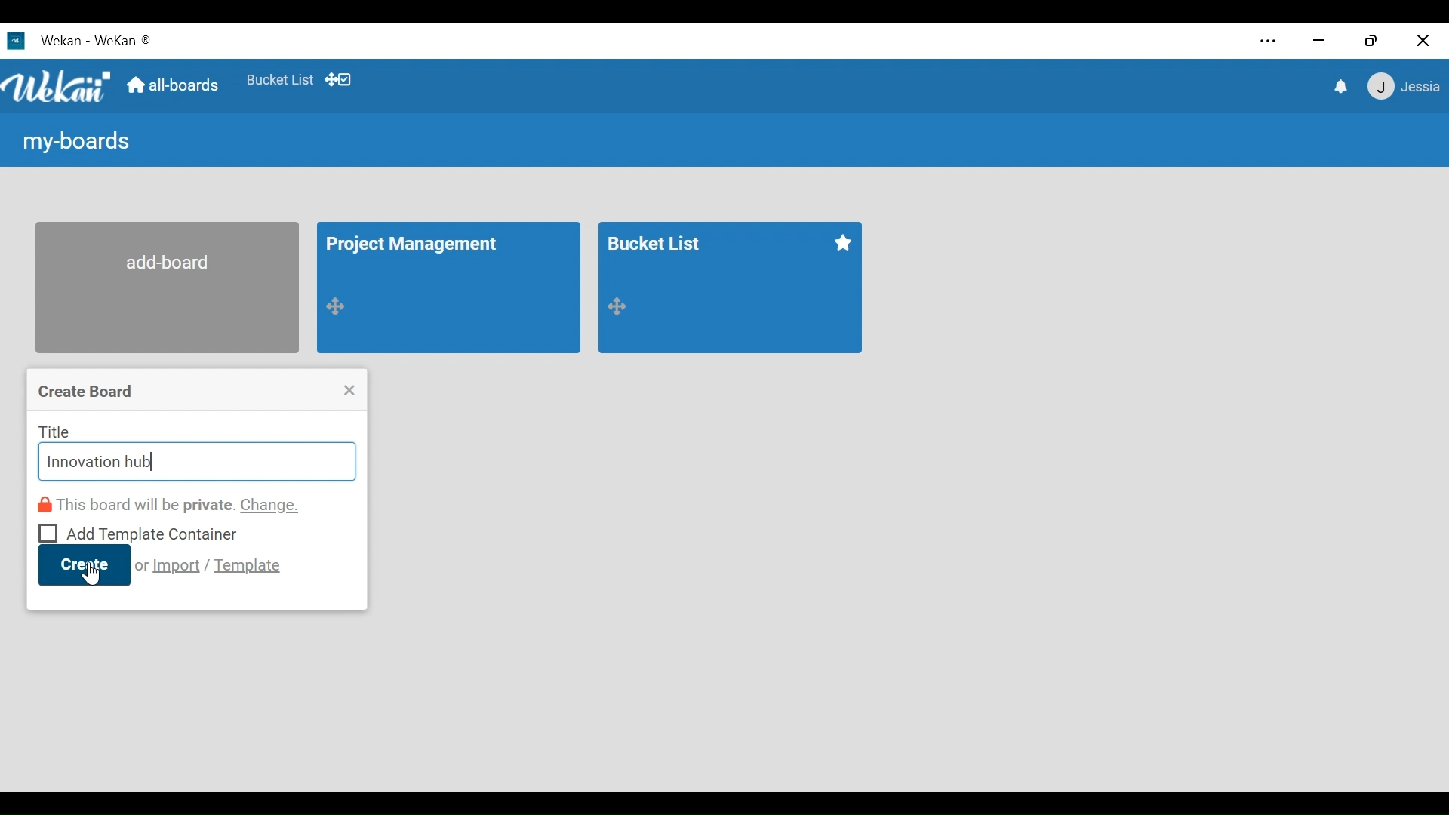  What do you see at coordinates (91, 574) in the screenshot?
I see `Cursor` at bounding box center [91, 574].